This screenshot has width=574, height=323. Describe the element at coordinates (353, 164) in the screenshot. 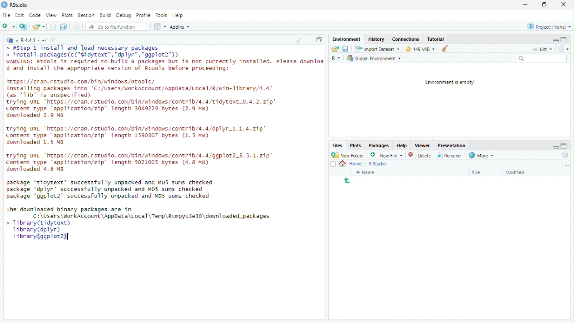

I see `Home` at that location.